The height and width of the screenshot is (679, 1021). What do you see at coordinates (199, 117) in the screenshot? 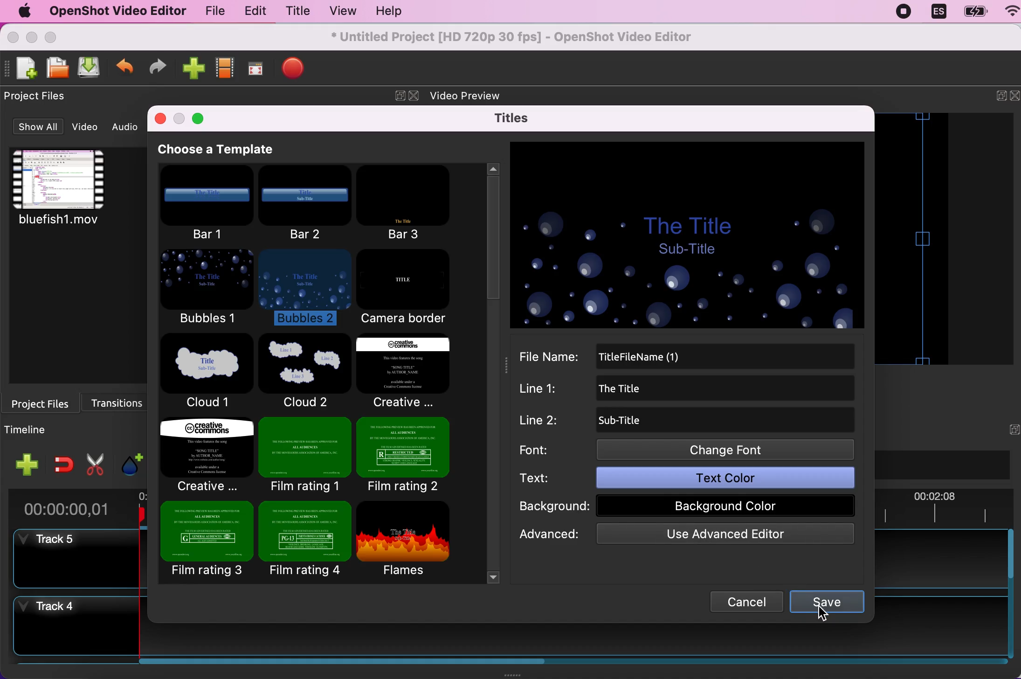
I see `maximize` at bounding box center [199, 117].